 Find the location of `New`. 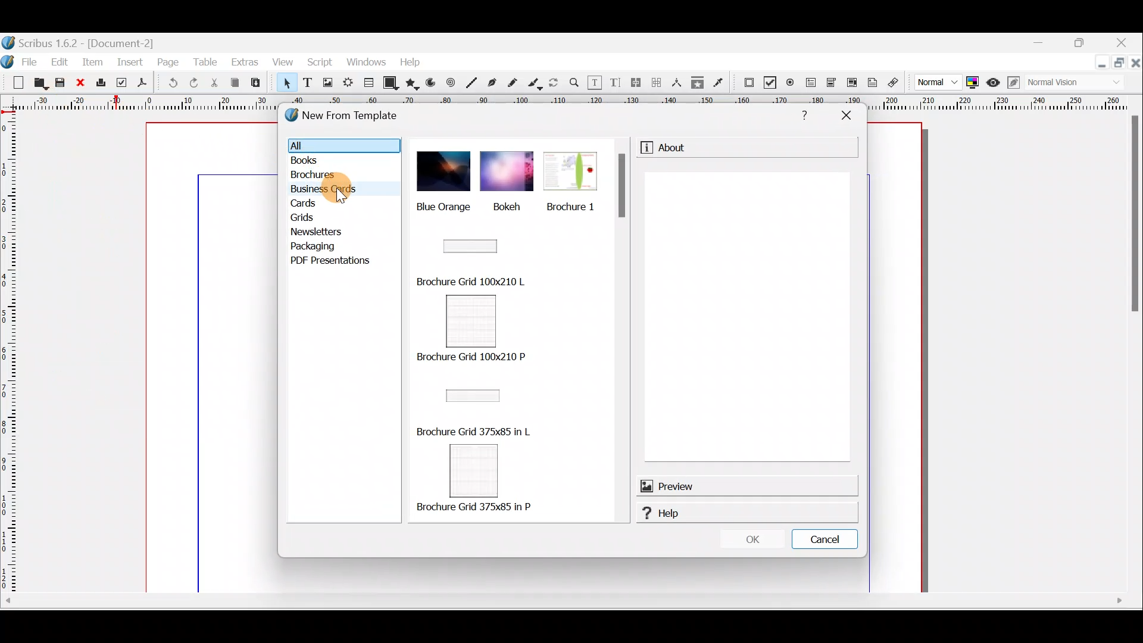

New is located at coordinates (14, 83).